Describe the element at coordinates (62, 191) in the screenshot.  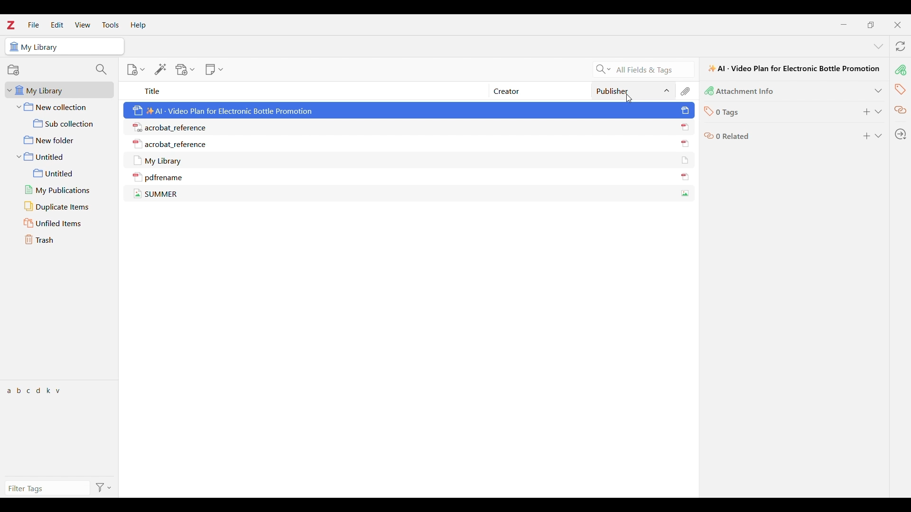
I see `My publications` at that location.